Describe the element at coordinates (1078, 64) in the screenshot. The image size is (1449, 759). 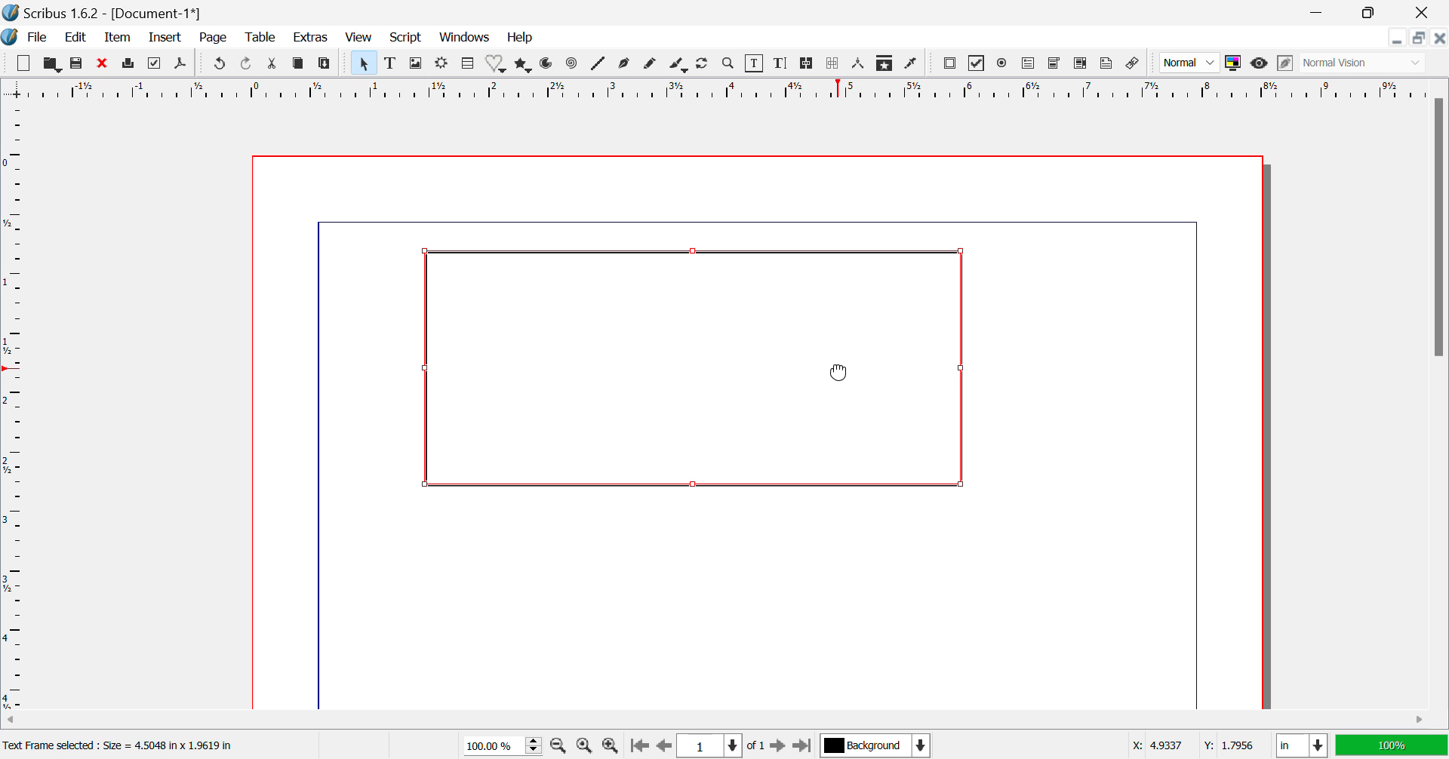
I see `Pdf List box` at that location.